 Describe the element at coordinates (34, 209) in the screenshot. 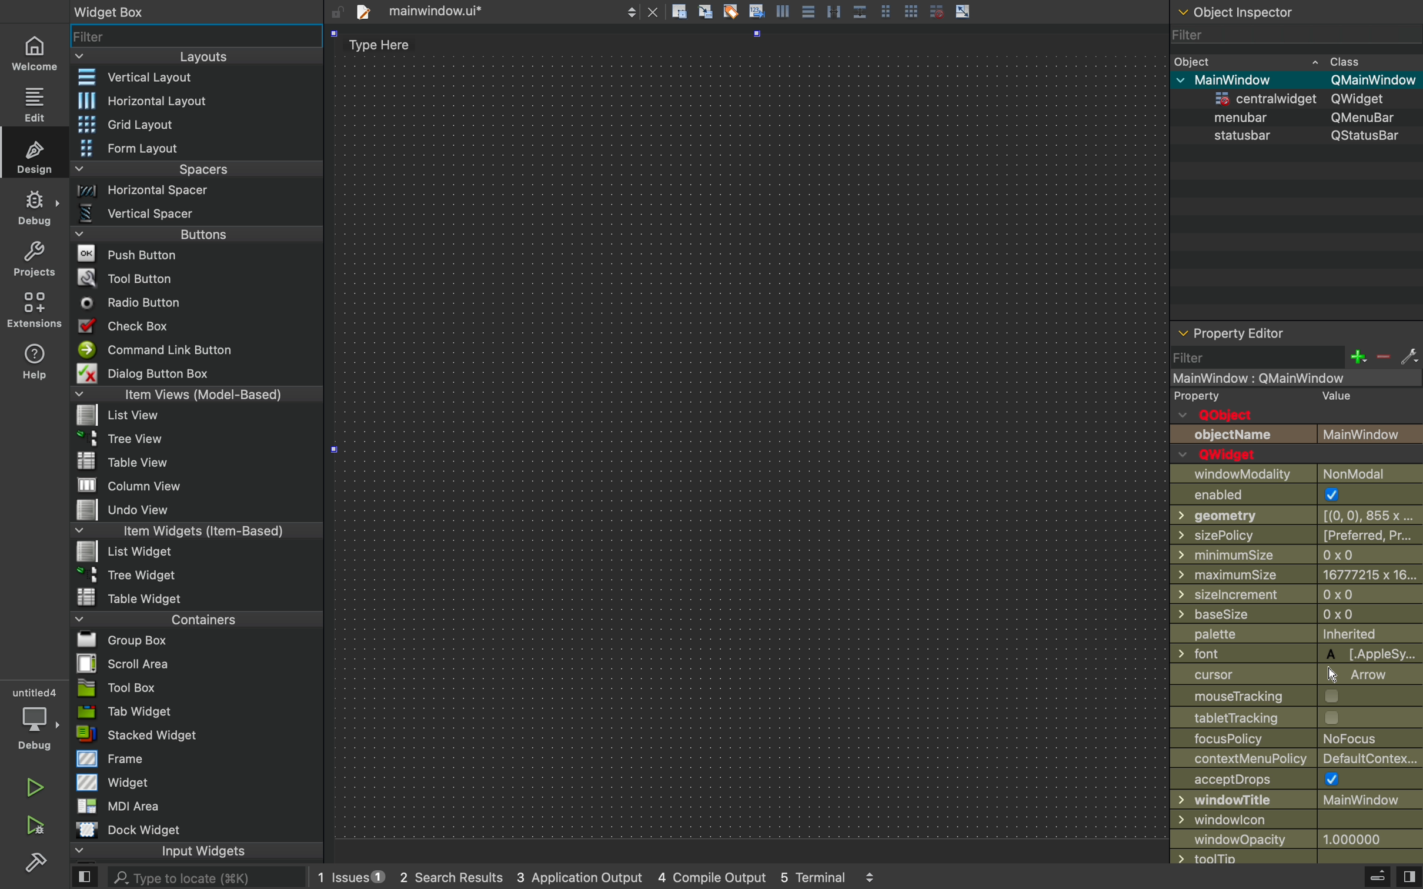

I see `debug` at that location.